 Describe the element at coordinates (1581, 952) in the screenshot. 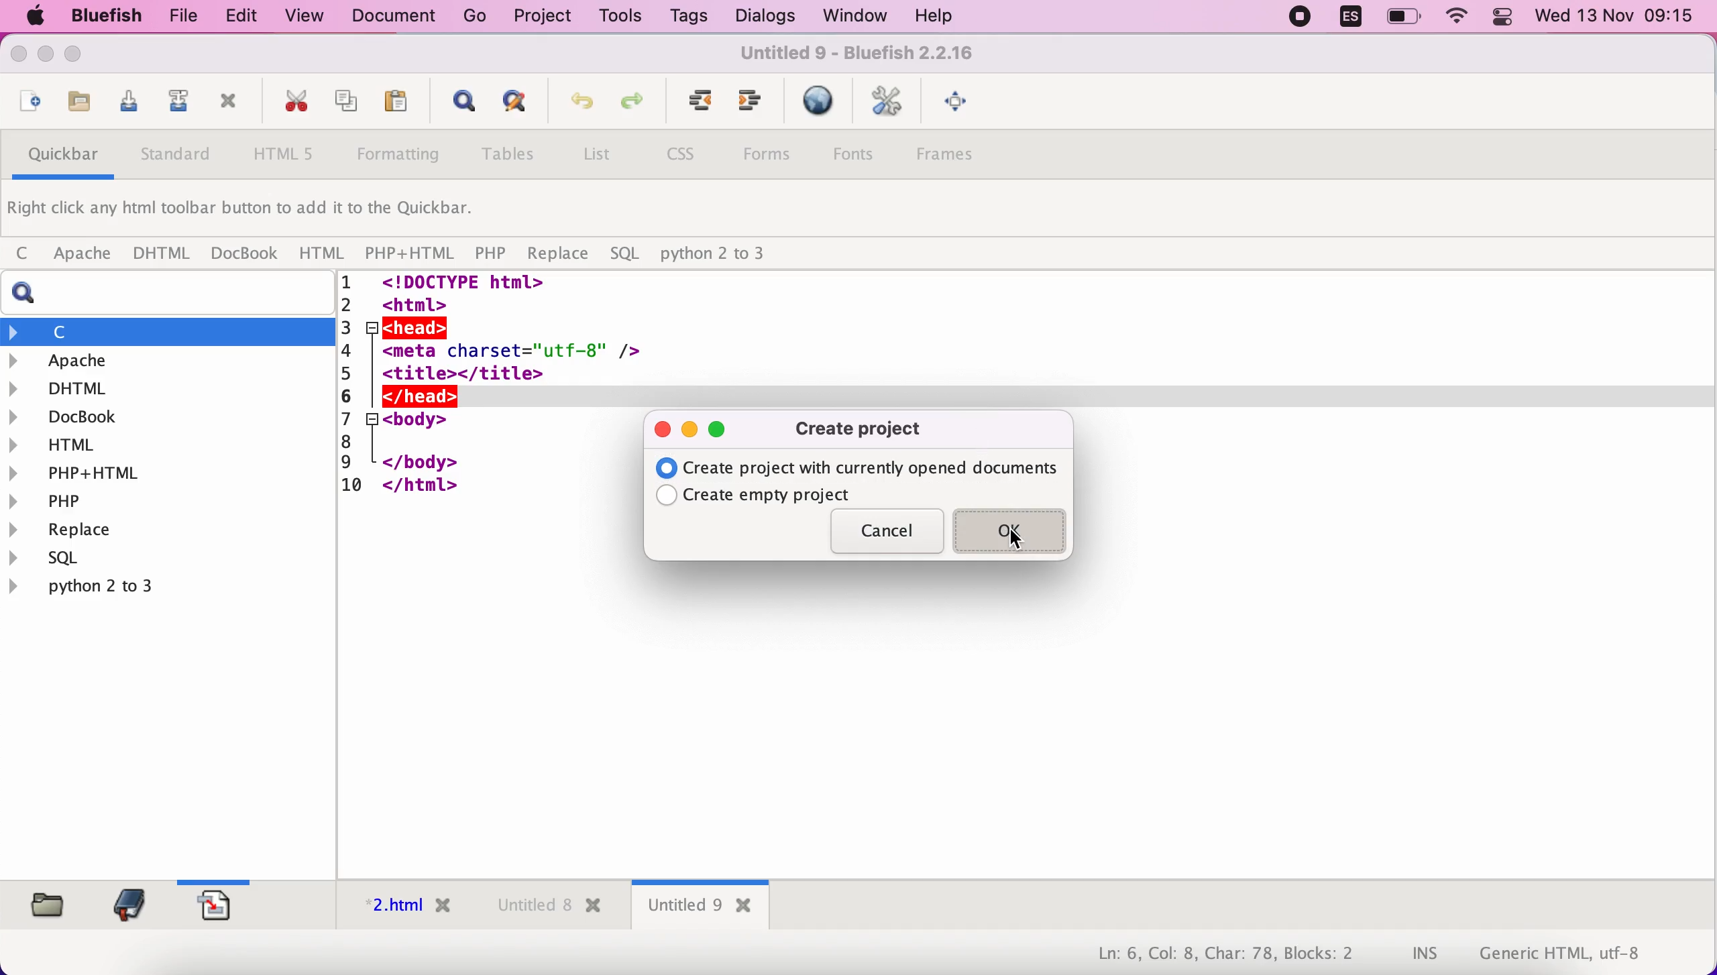

I see `generic html` at that location.